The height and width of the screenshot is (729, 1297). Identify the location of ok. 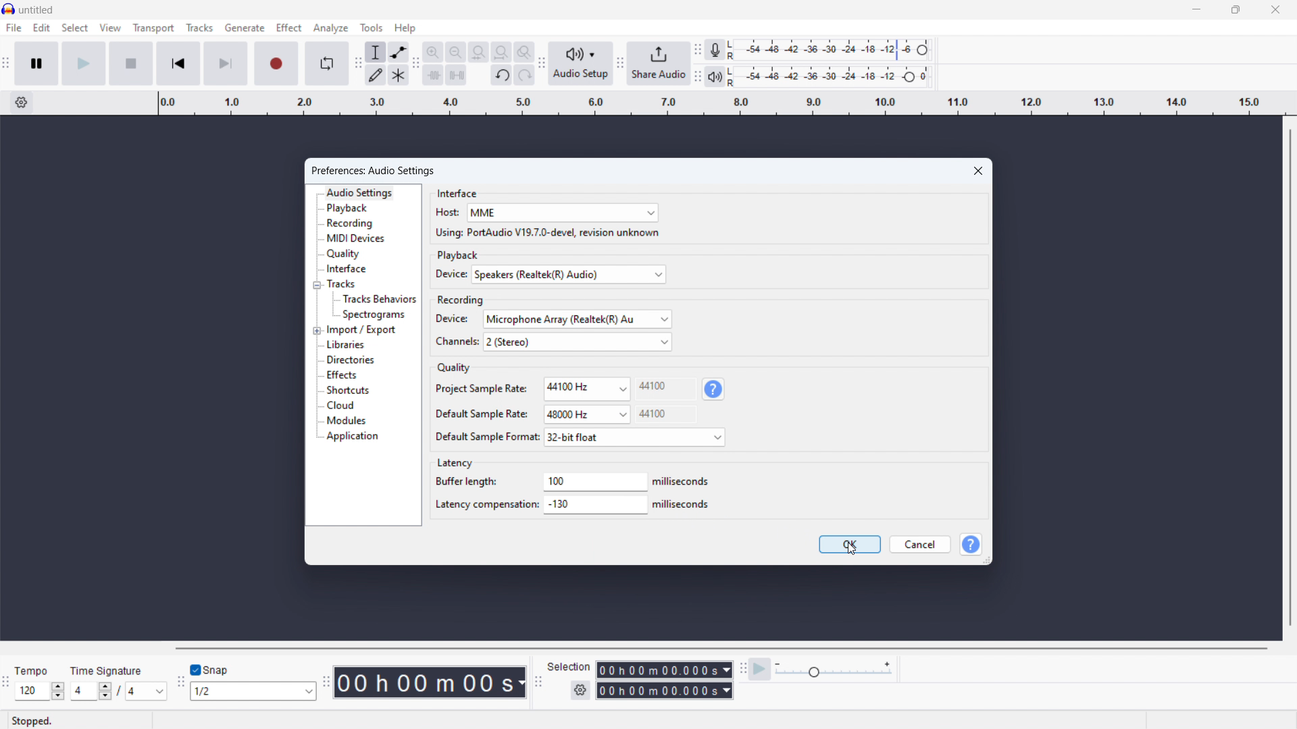
(850, 544).